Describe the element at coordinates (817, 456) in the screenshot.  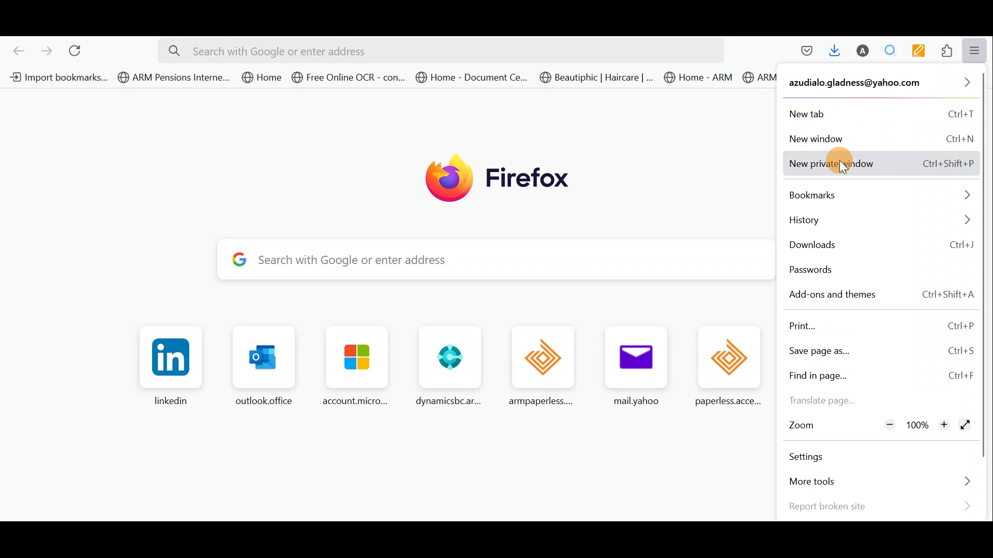
I see `Settings` at that location.